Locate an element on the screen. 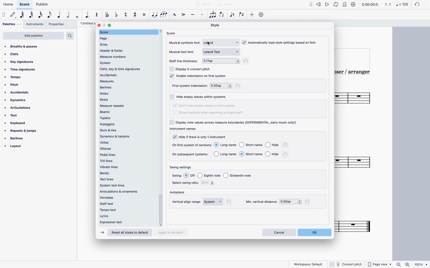 The height and width of the screenshot is (268, 430). min vertical distance is located at coordinates (291, 202).